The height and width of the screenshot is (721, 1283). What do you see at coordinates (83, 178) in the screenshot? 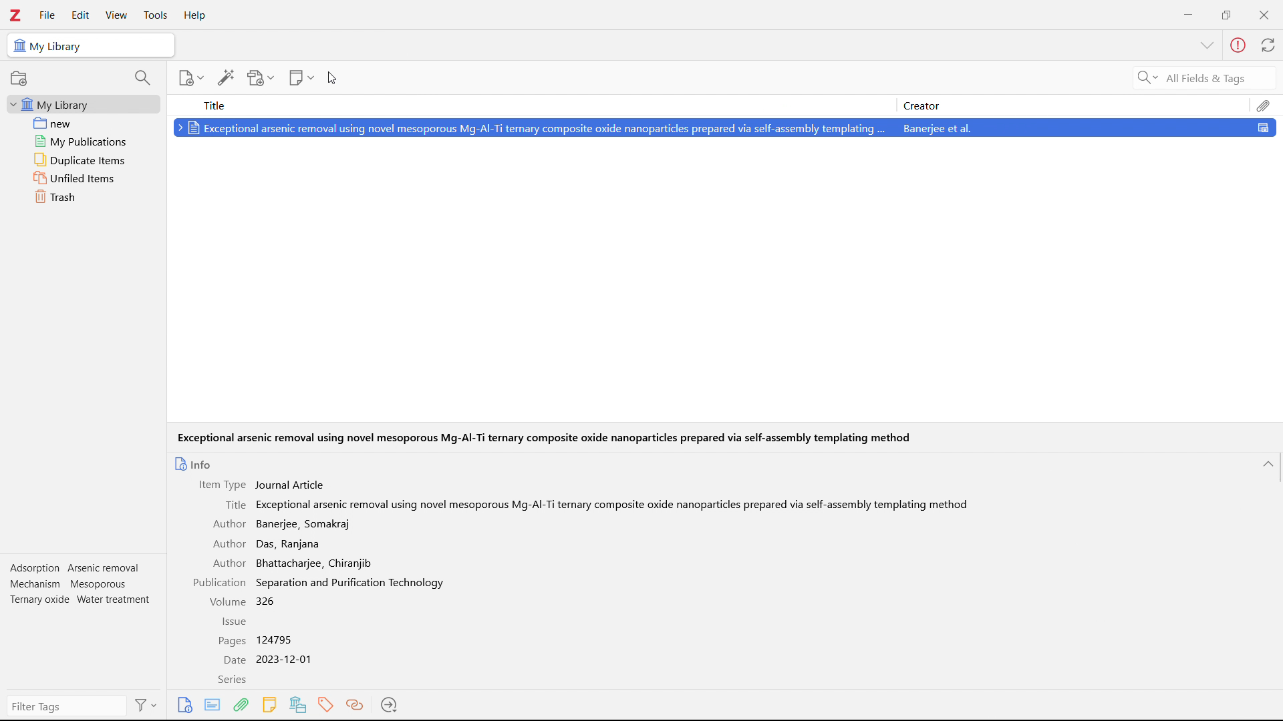
I see `unfiled items` at bounding box center [83, 178].